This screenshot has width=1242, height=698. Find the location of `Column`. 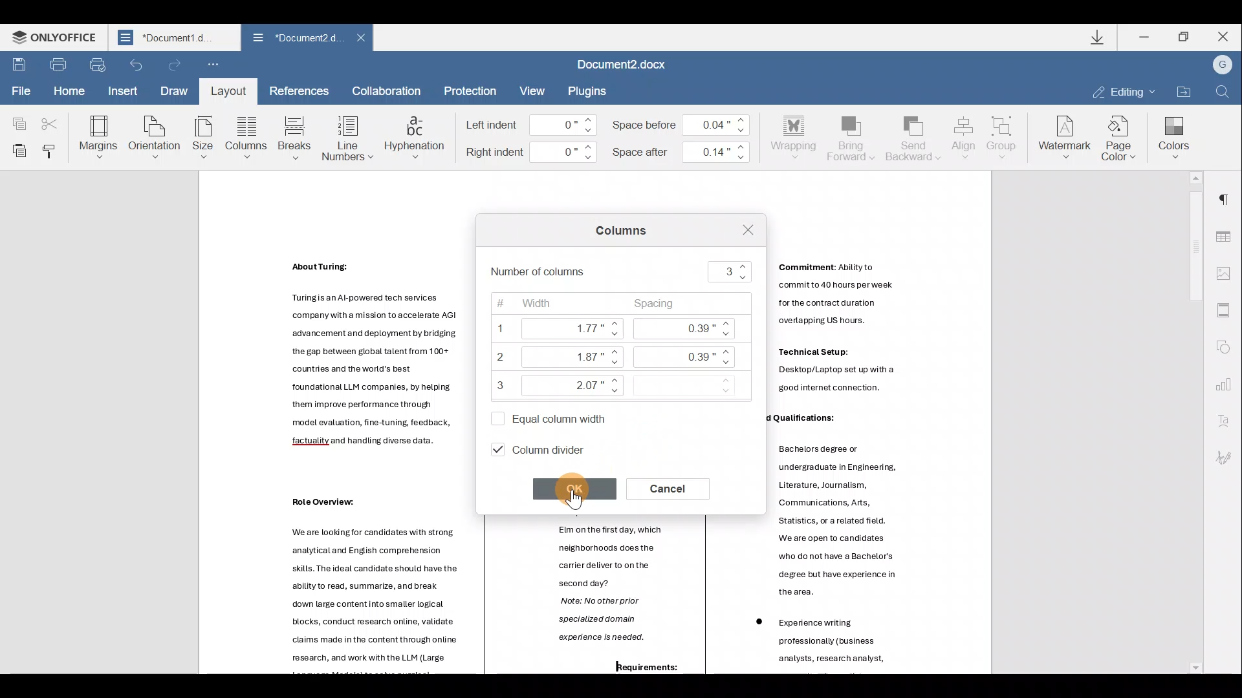

Column is located at coordinates (248, 140).